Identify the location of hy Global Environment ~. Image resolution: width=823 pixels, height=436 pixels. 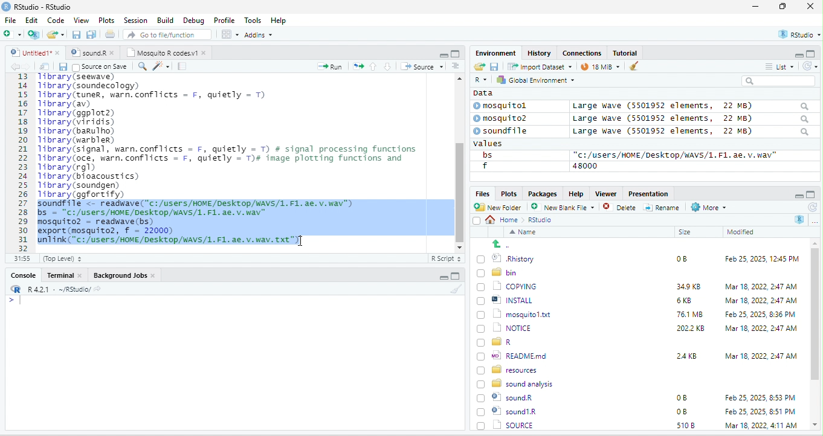
(532, 80).